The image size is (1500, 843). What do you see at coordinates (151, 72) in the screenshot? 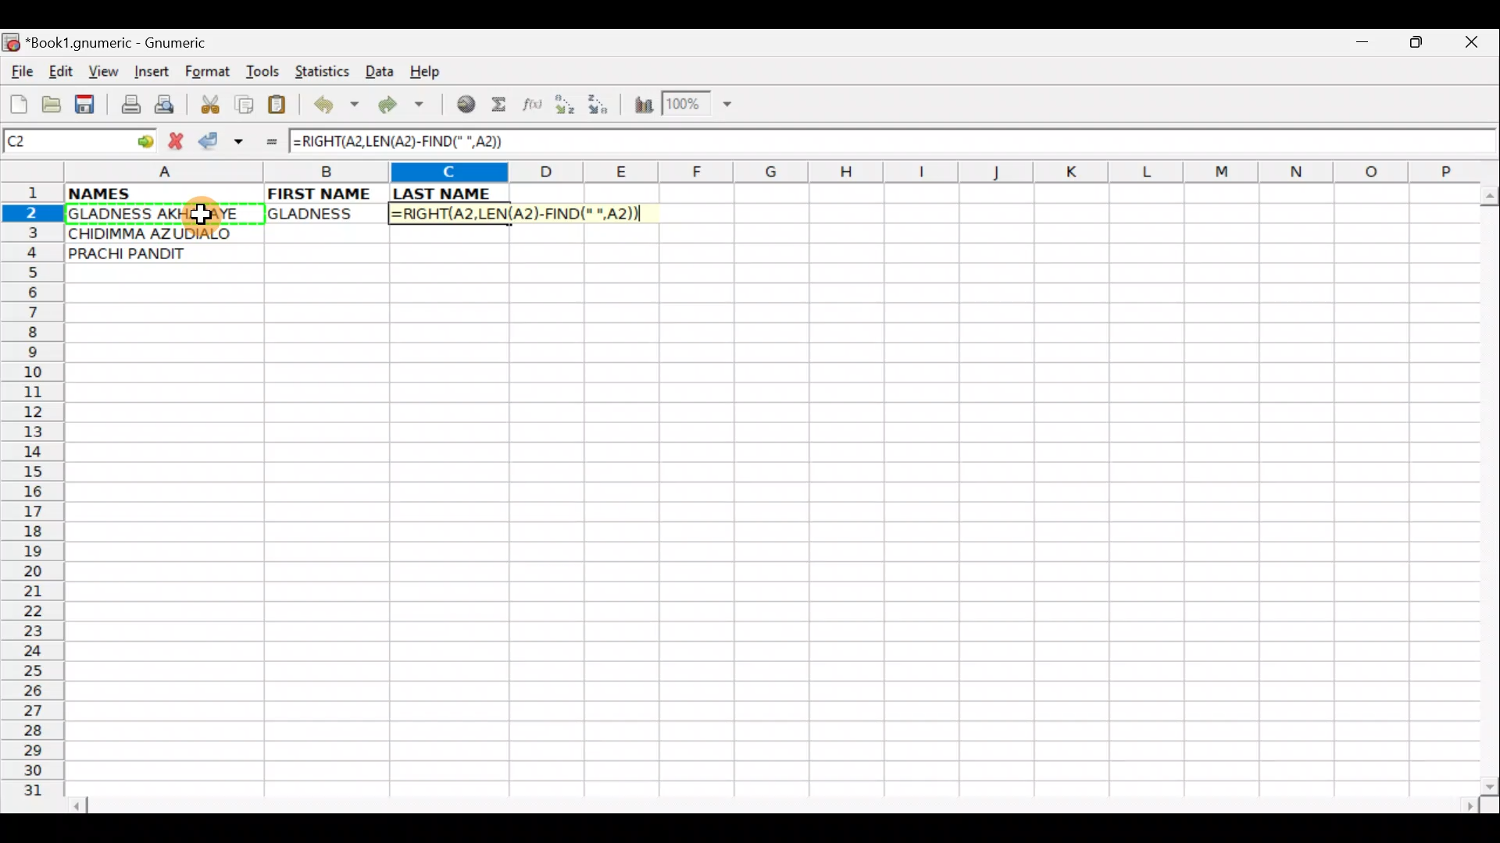
I see `Insert` at bounding box center [151, 72].